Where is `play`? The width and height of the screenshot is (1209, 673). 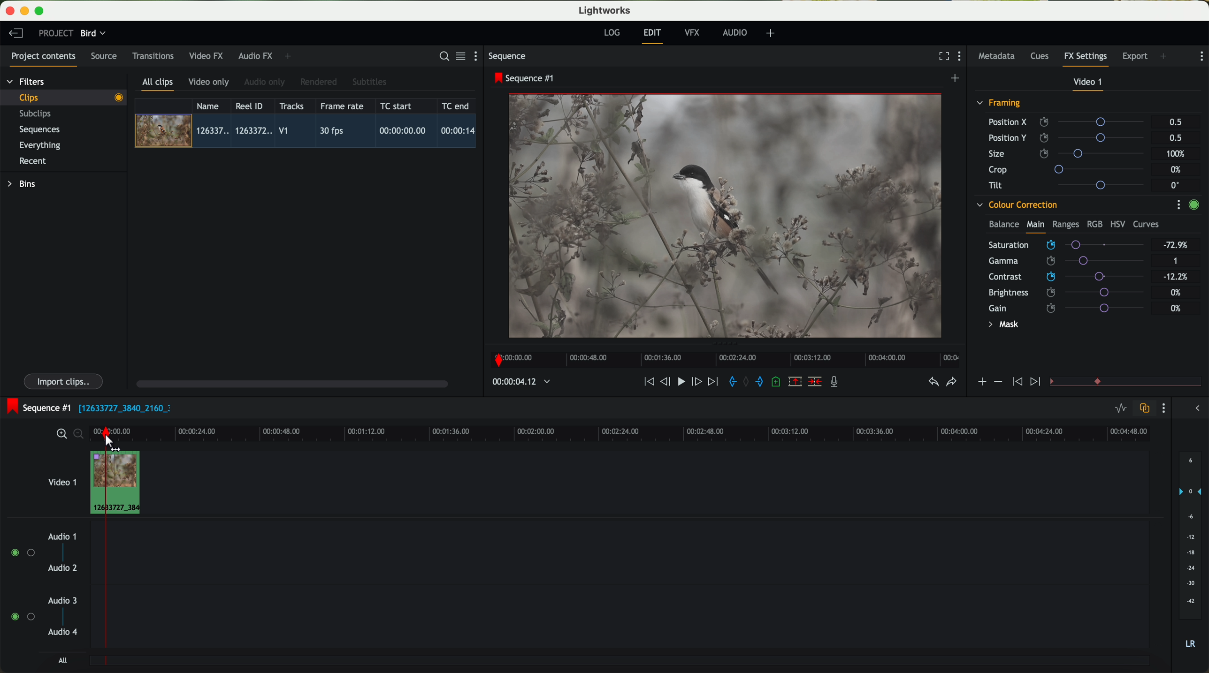 play is located at coordinates (681, 381).